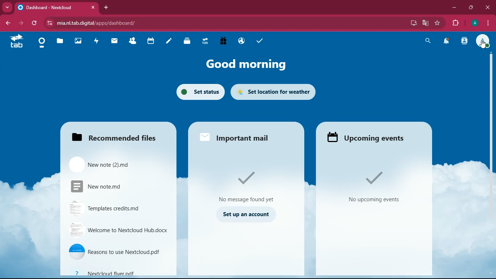 This screenshot has height=279, width=496. Describe the element at coordinates (428, 41) in the screenshot. I see `search` at that location.